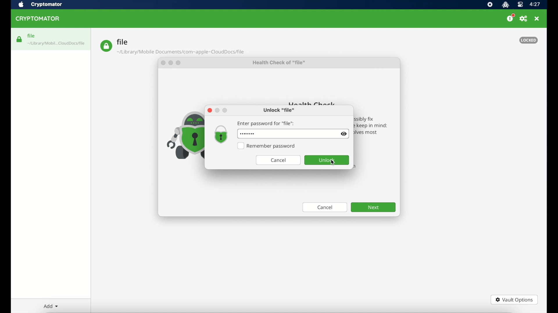 This screenshot has width=558, height=313. What do you see at coordinates (529, 40) in the screenshot?
I see `locked` at bounding box center [529, 40].